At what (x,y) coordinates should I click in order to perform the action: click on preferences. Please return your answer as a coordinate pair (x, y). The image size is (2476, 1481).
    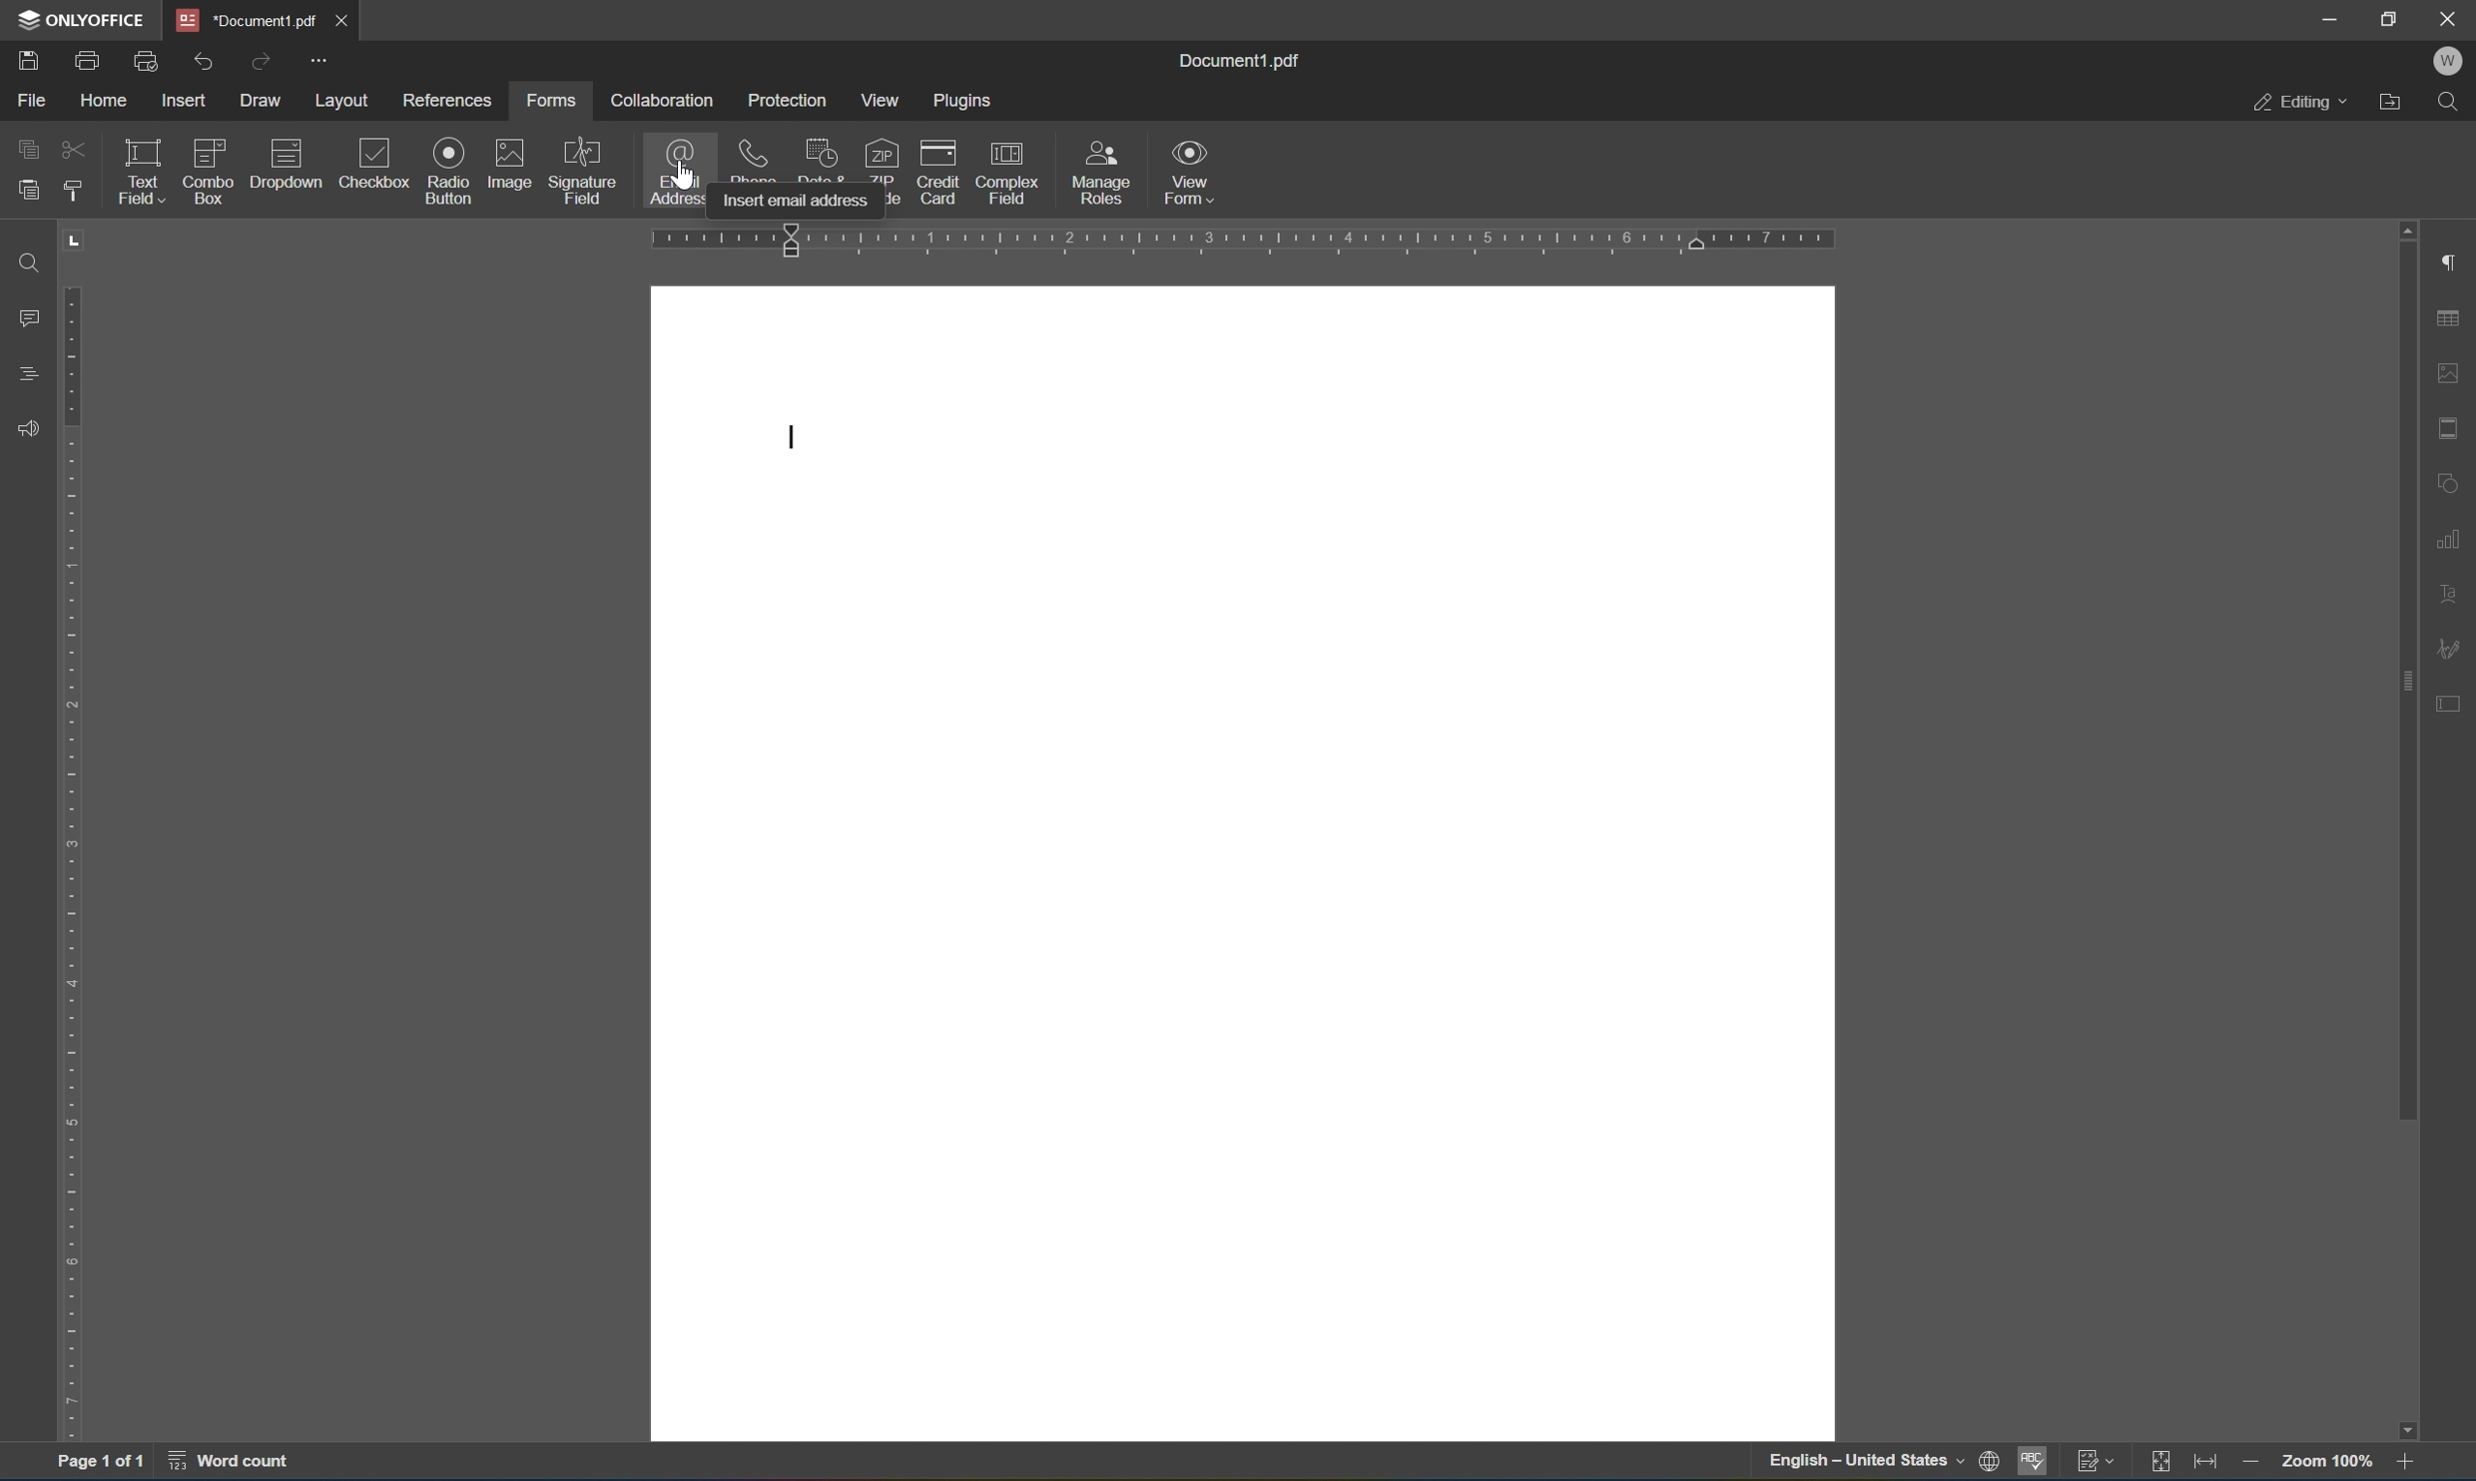
    Looking at the image, I should click on (447, 103).